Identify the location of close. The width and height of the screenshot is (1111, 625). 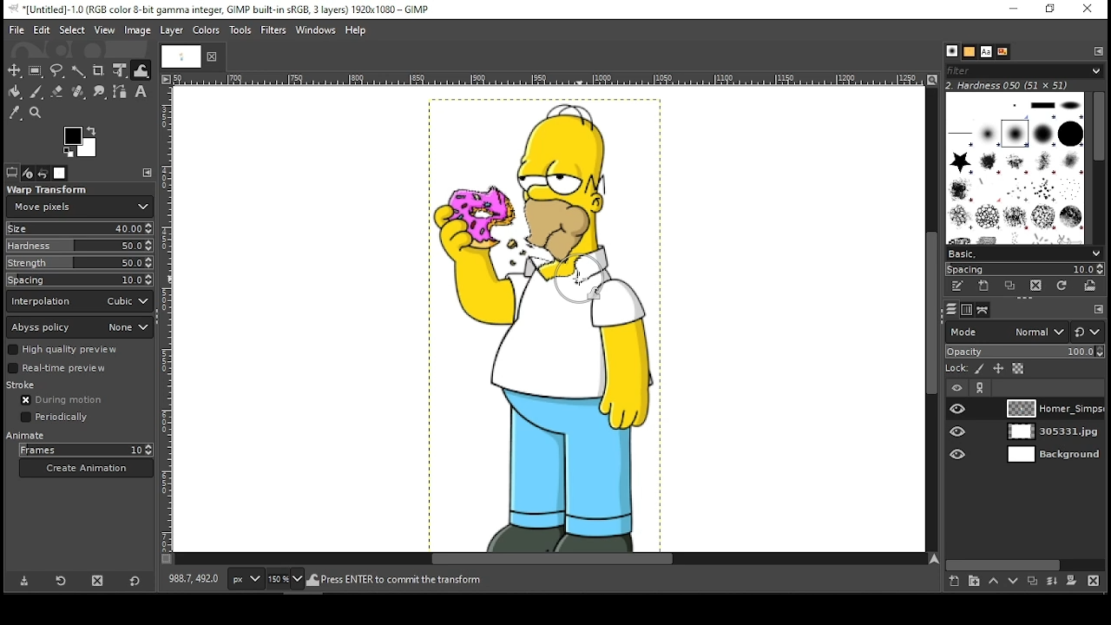
(217, 55).